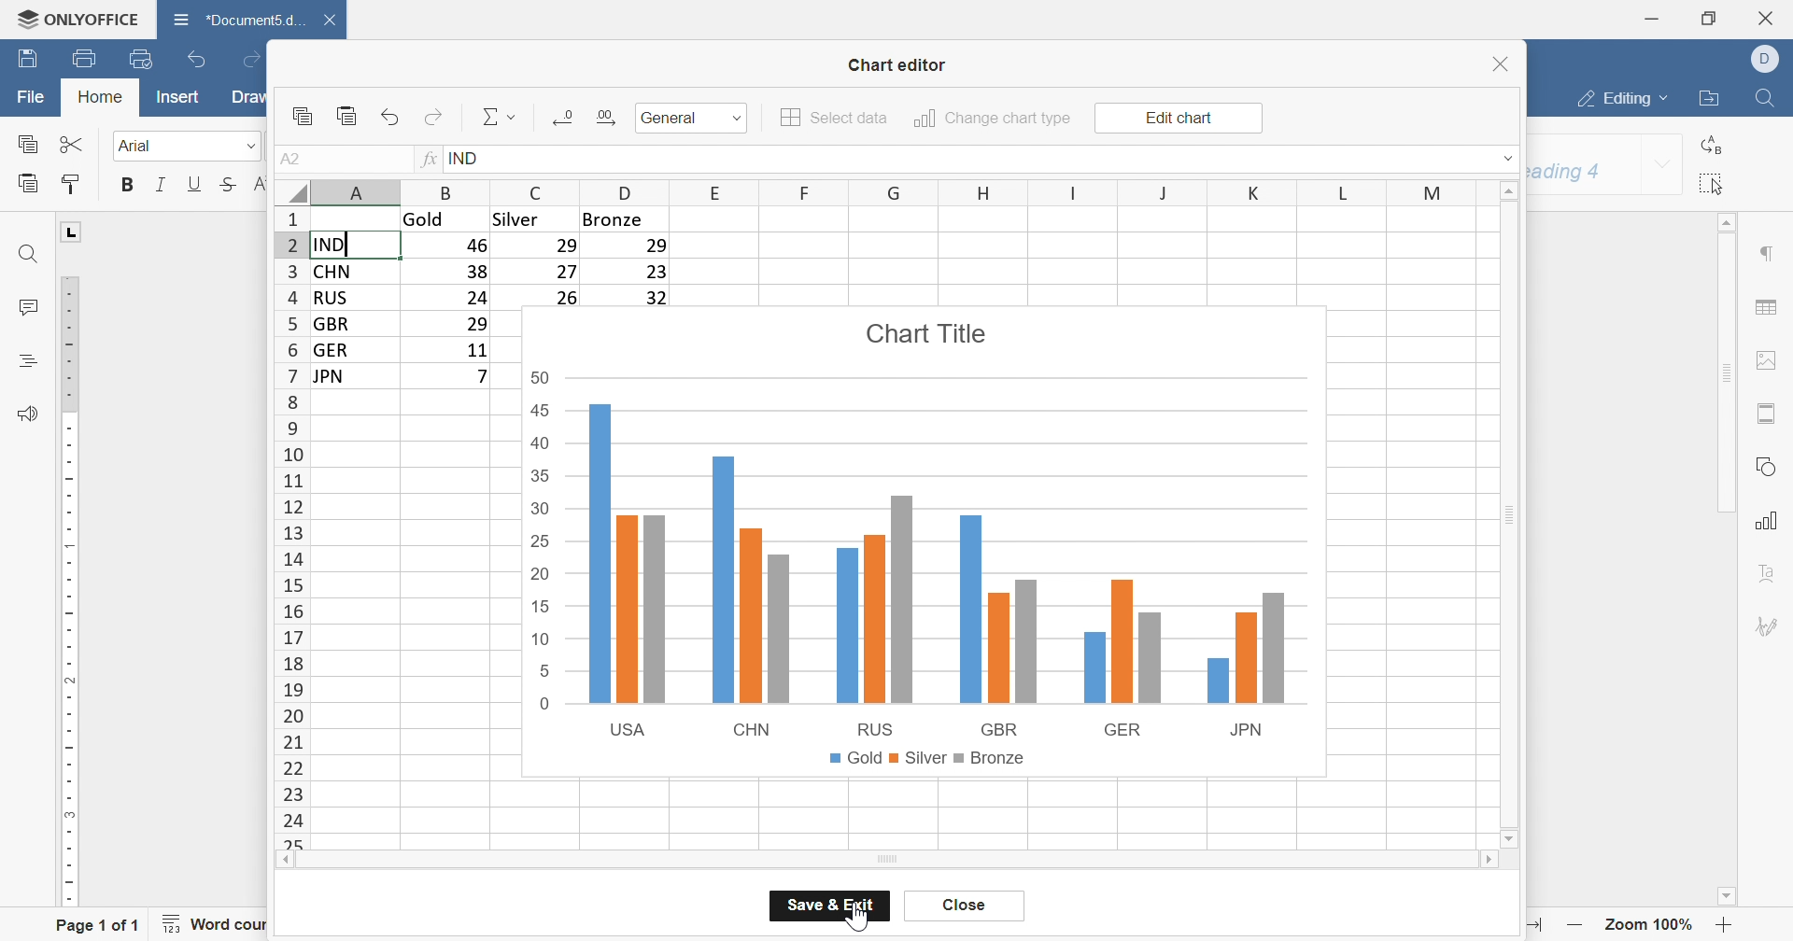 The width and height of the screenshot is (1793, 941). I want to click on quick print, so click(140, 58).